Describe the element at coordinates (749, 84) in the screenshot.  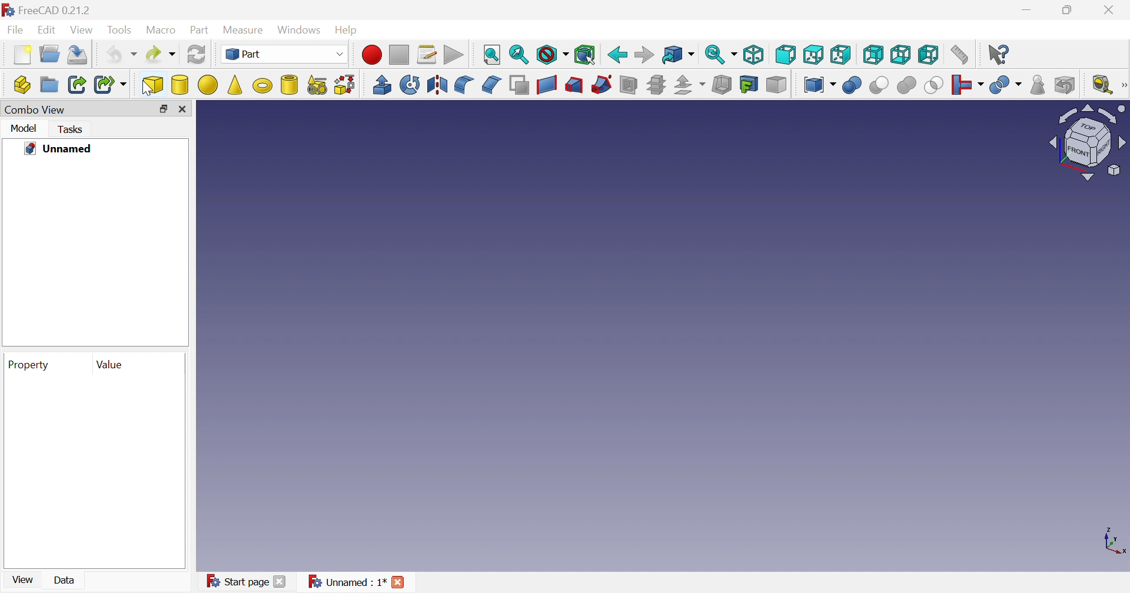
I see `Create projection on surface` at that location.